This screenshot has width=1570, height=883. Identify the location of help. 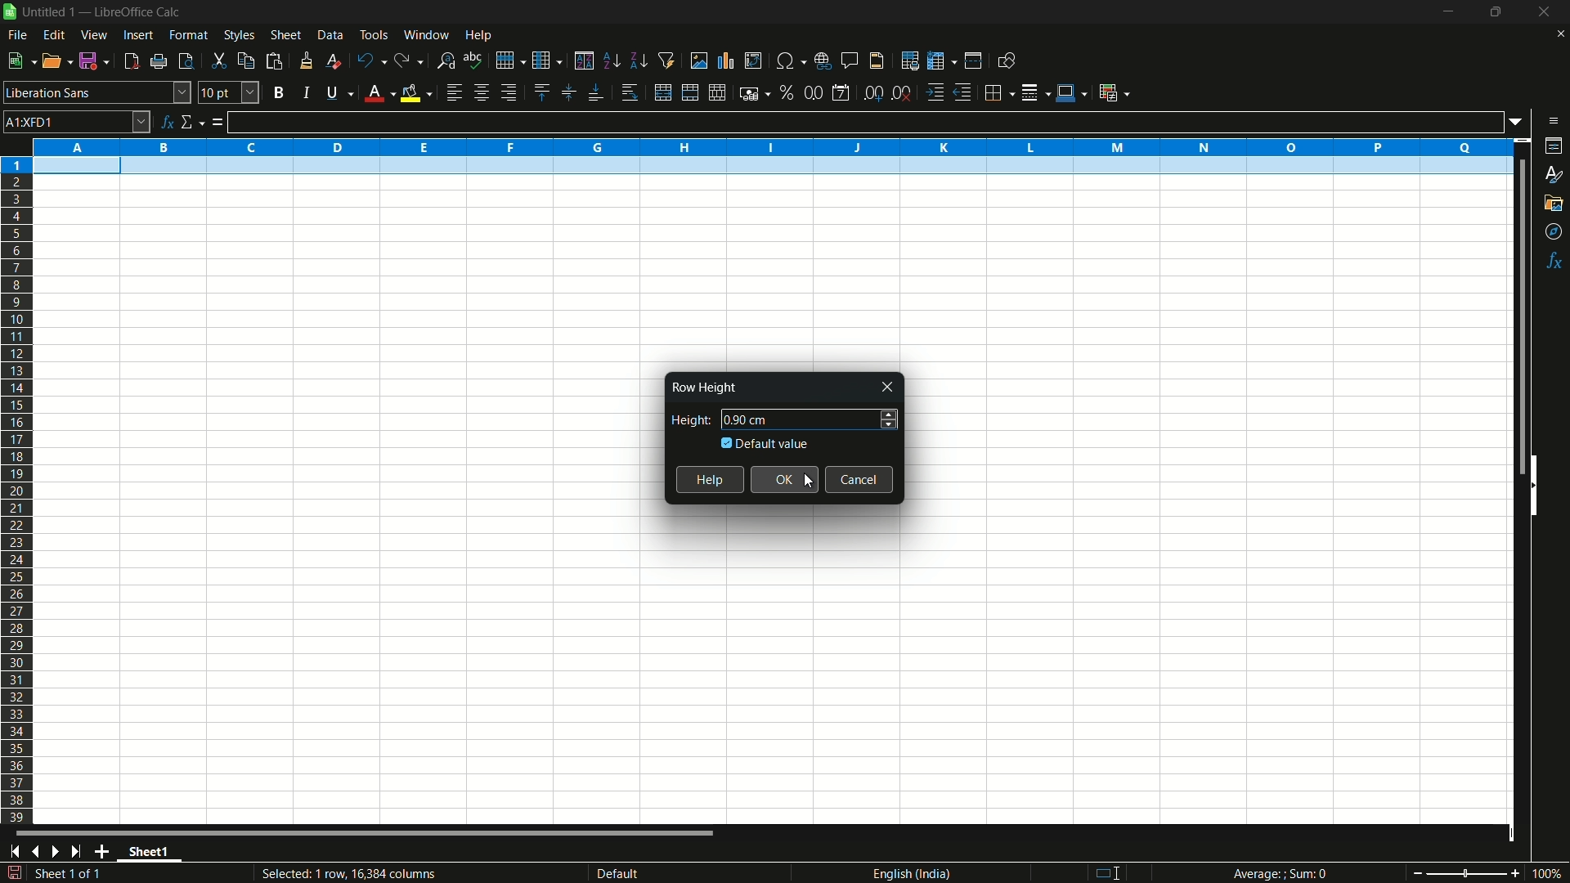
(710, 480).